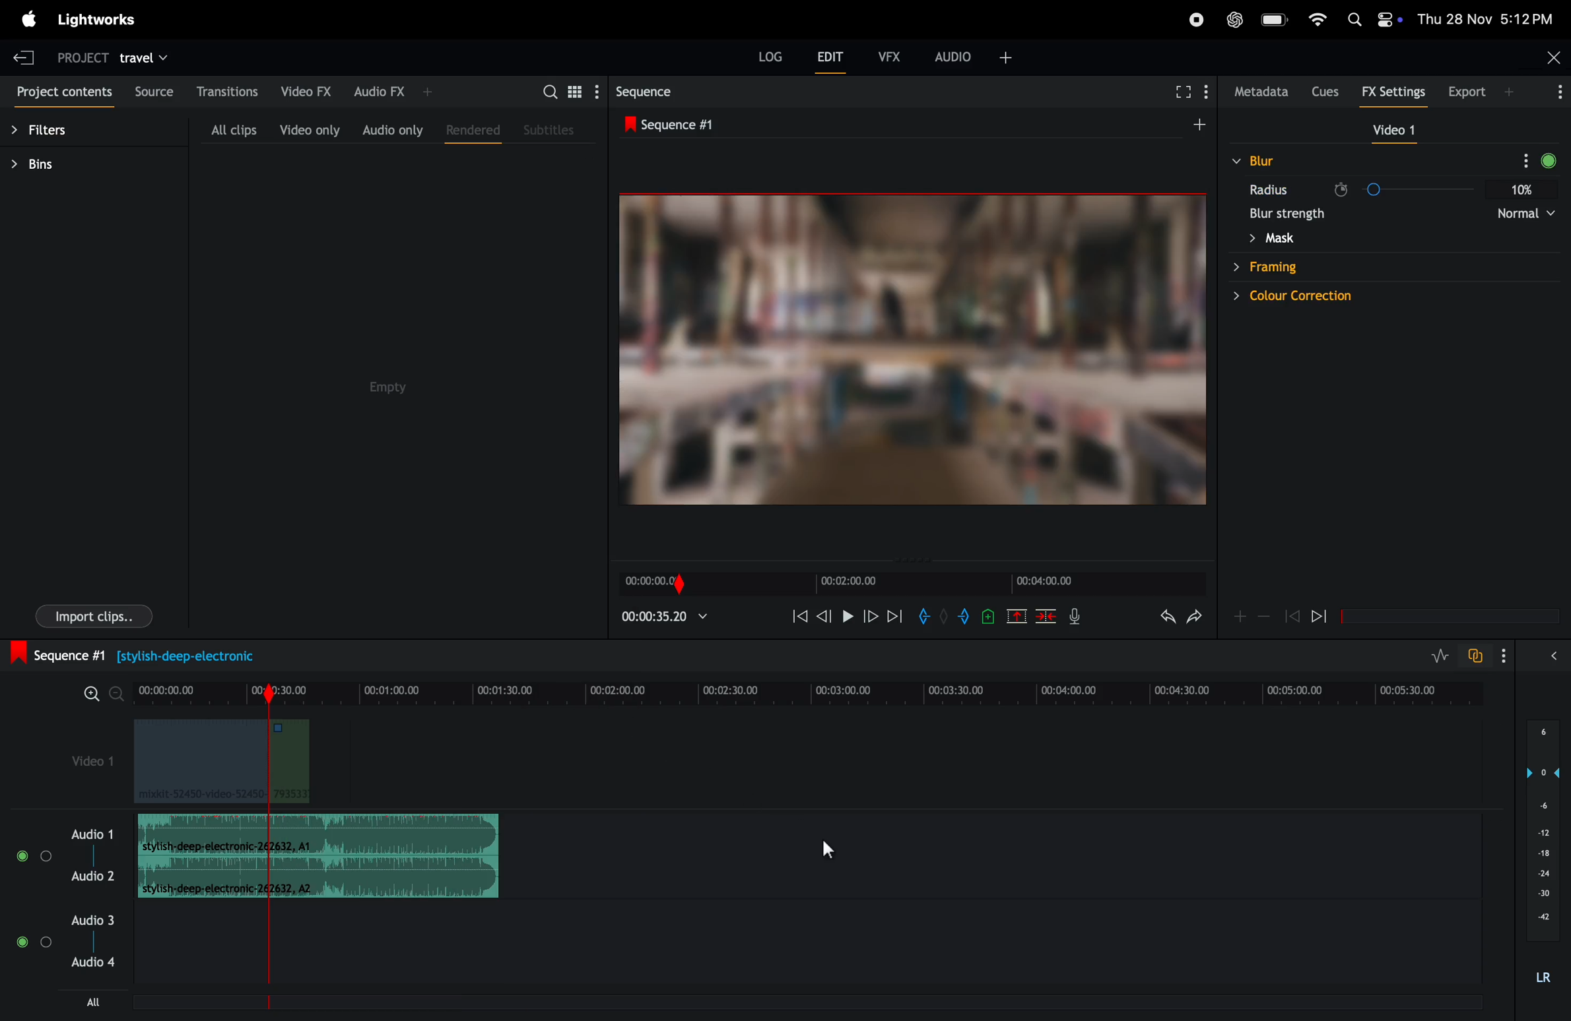  What do you see at coordinates (1195, 20) in the screenshot?
I see `record` at bounding box center [1195, 20].